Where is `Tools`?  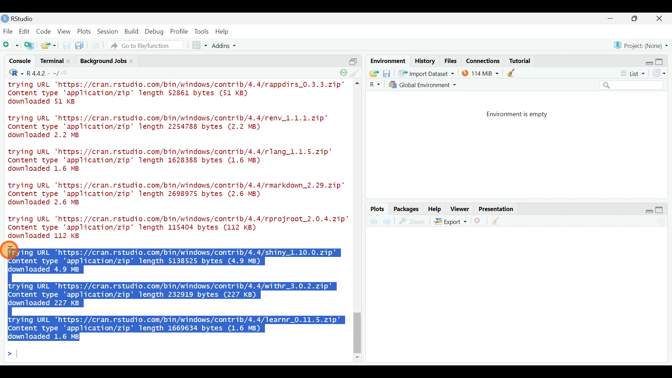
Tools is located at coordinates (202, 31).